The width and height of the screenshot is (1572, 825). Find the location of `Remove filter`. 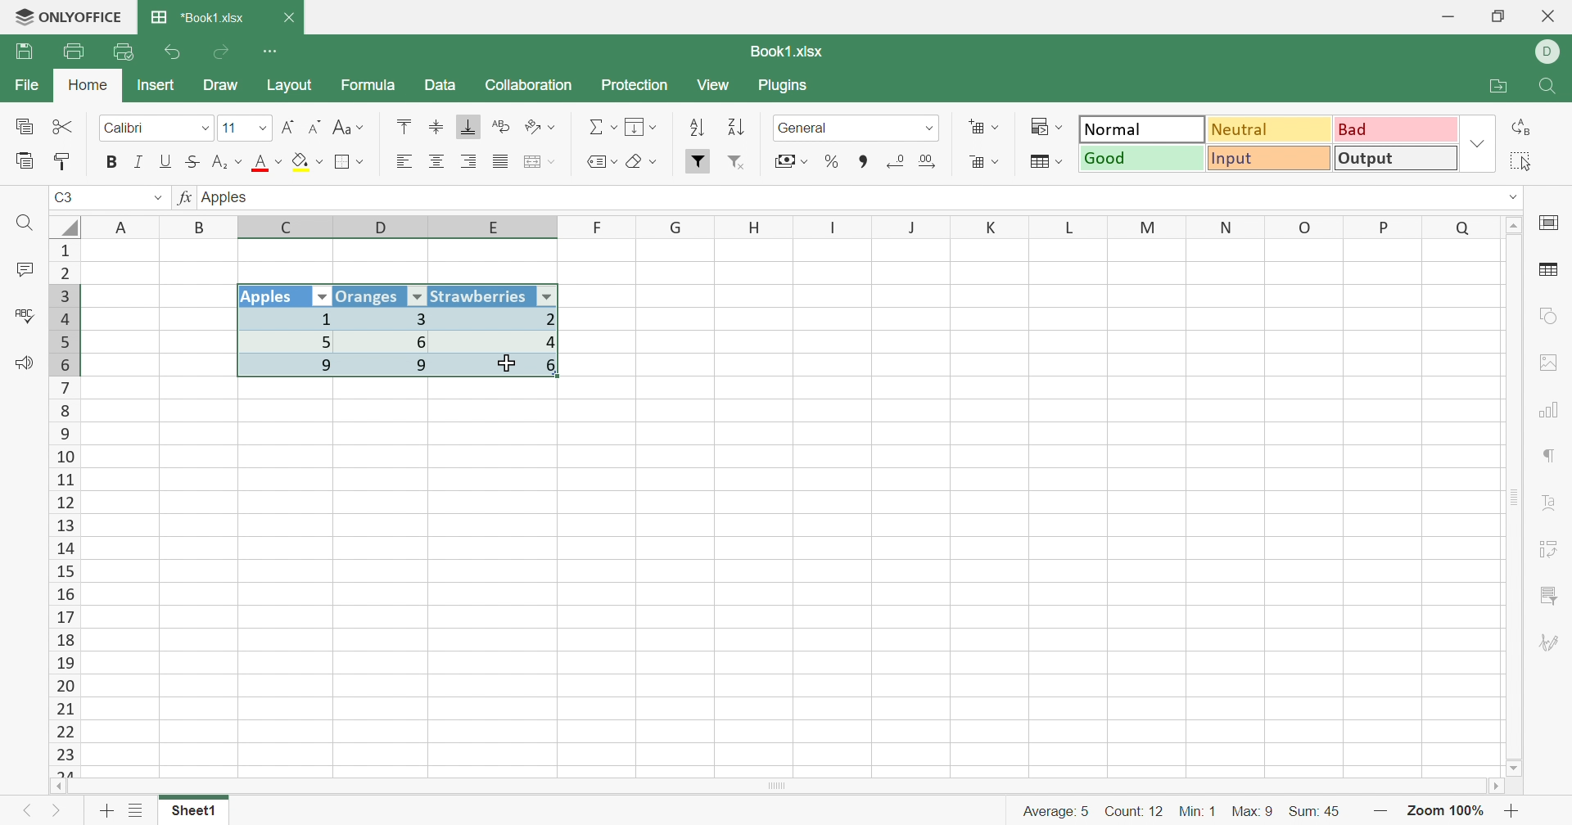

Remove filter is located at coordinates (743, 164).